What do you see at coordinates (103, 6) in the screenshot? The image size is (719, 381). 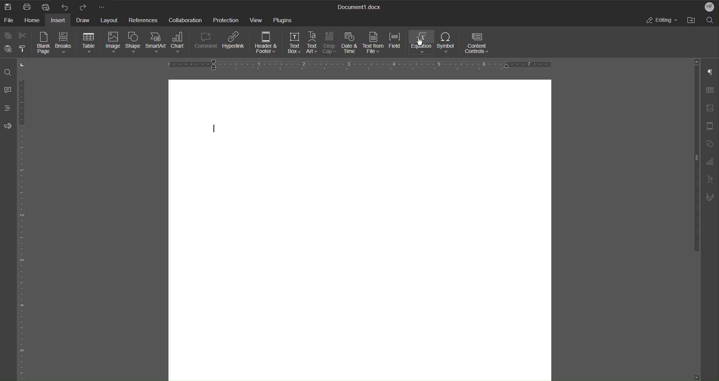 I see `More` at bounding box center [103, 6].